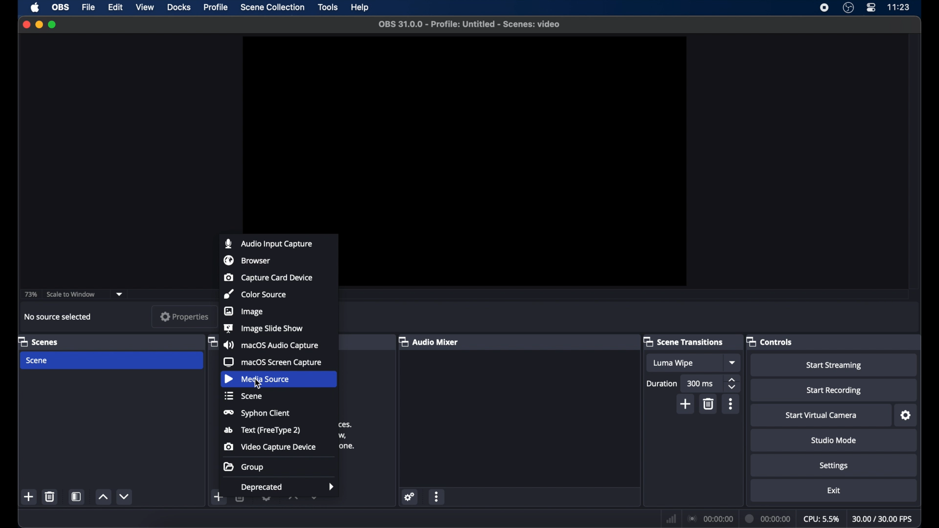  I want to click on 300 ms, so click(700, 383).